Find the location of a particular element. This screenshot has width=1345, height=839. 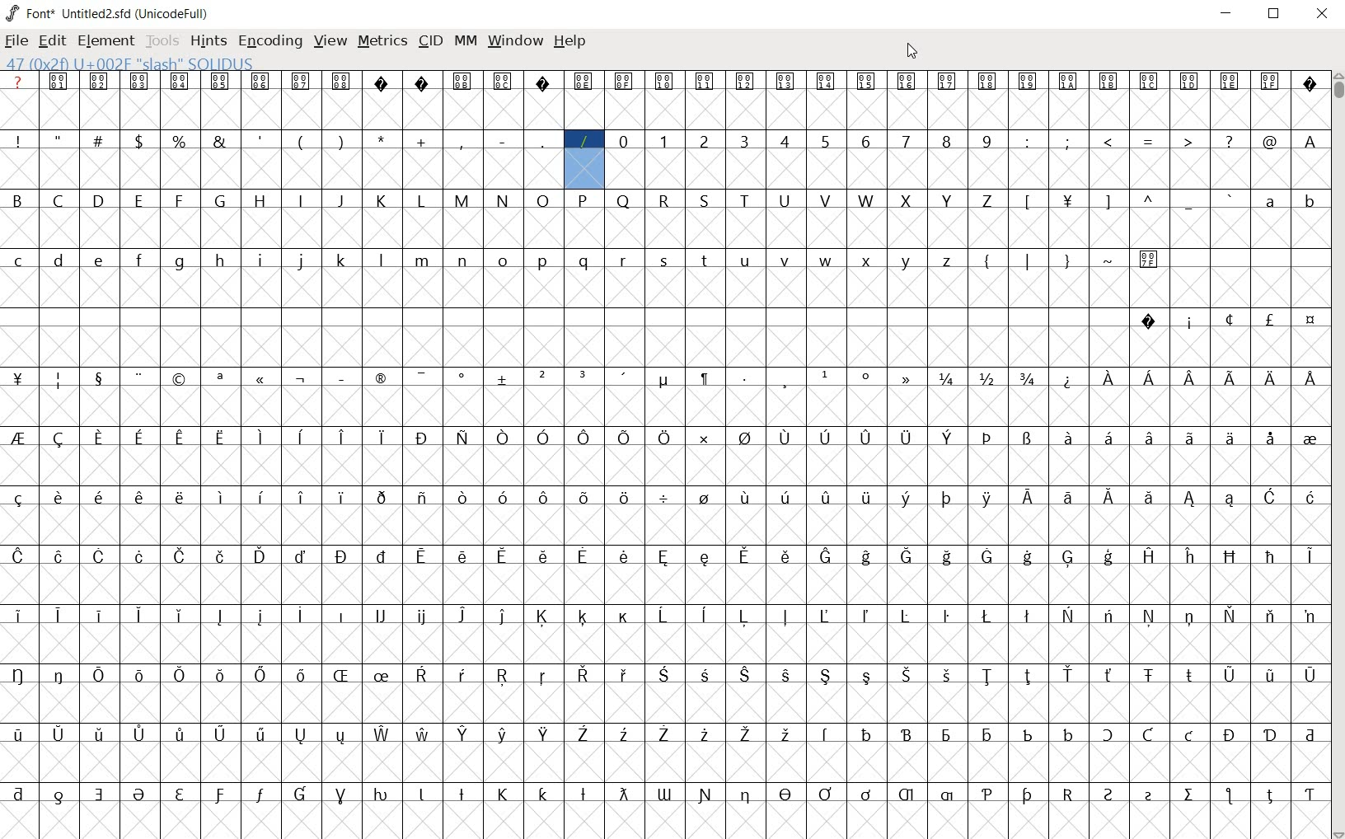

glyph is located at coordinates (1270, 557).